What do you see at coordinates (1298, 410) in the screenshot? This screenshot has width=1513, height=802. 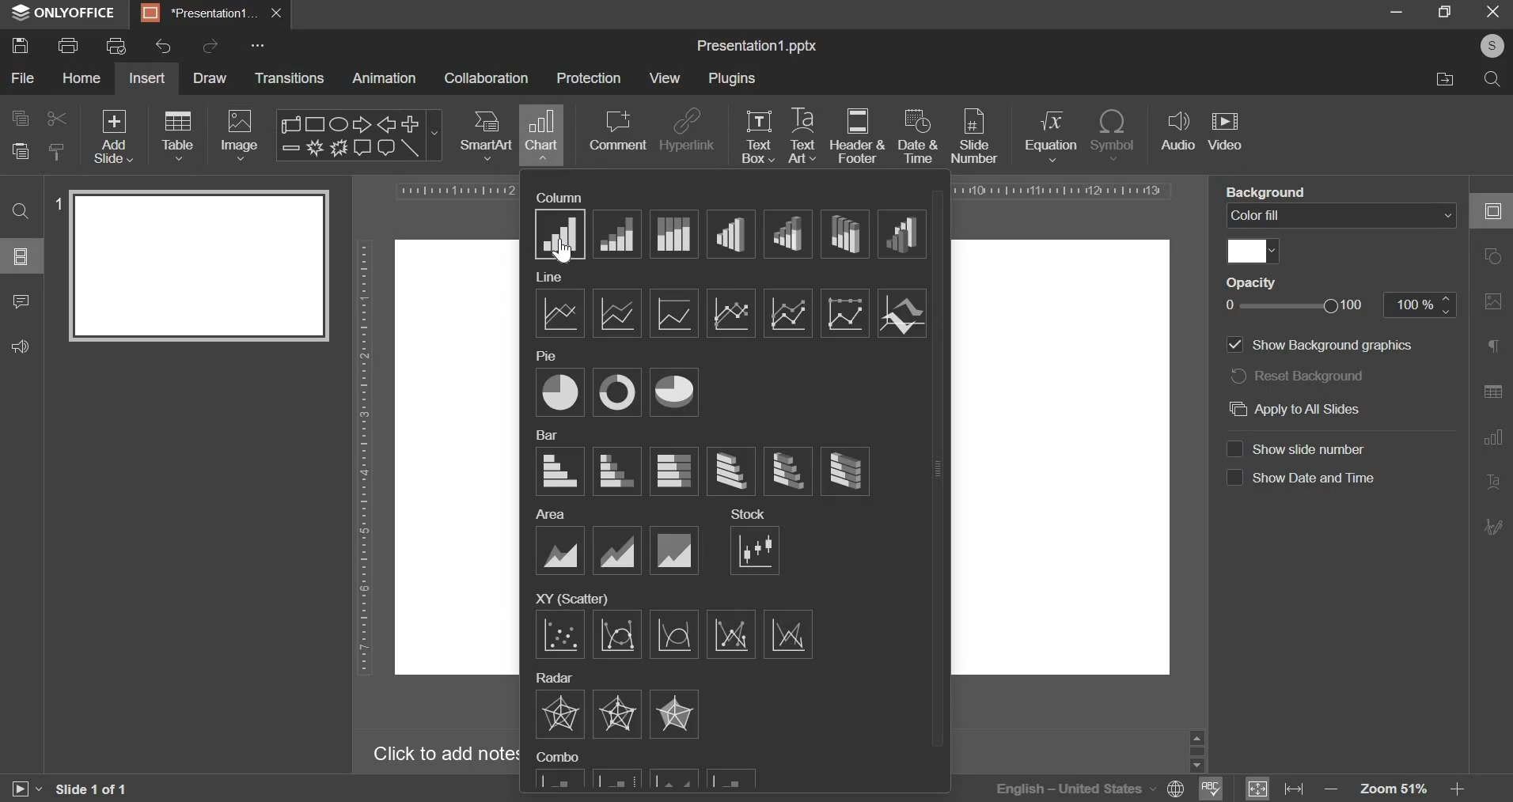 I see `apply to all slides` at bounding box center [1298, 410].